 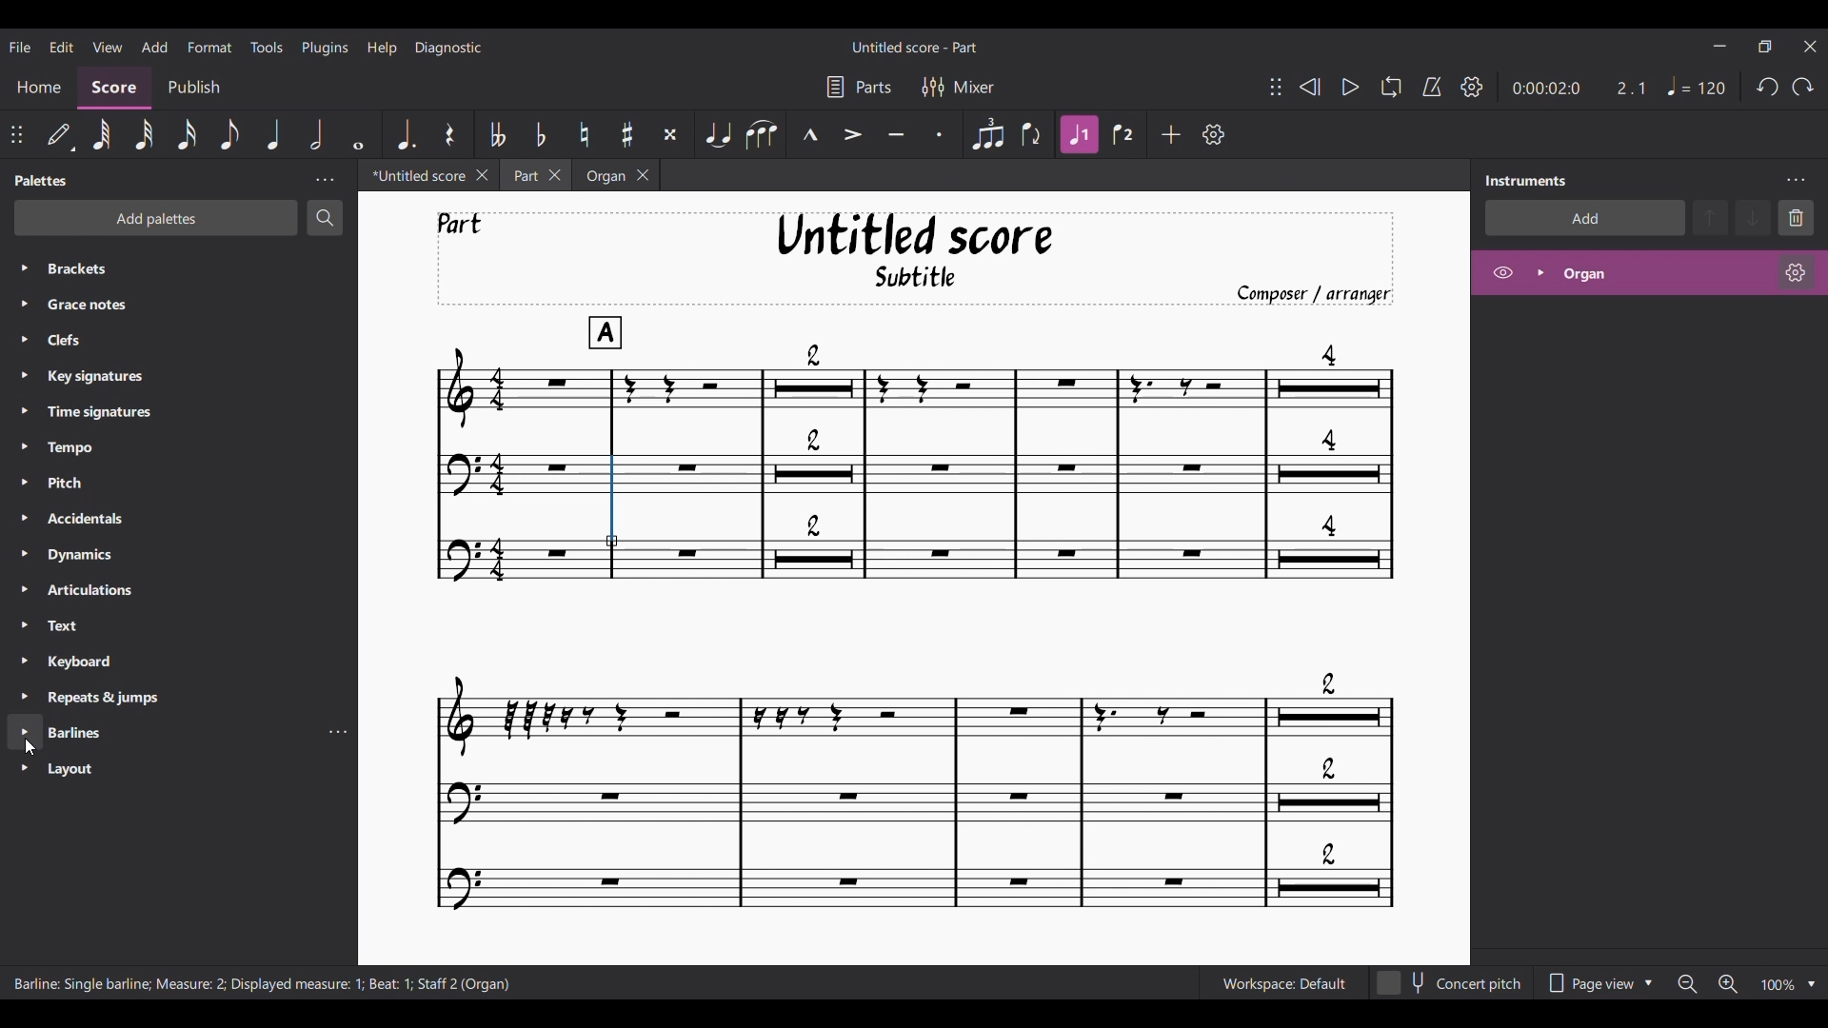 What do you see at coordinates (154, 46) in the screenshot?
I see `Add menu` at bounding box center [154, 46].